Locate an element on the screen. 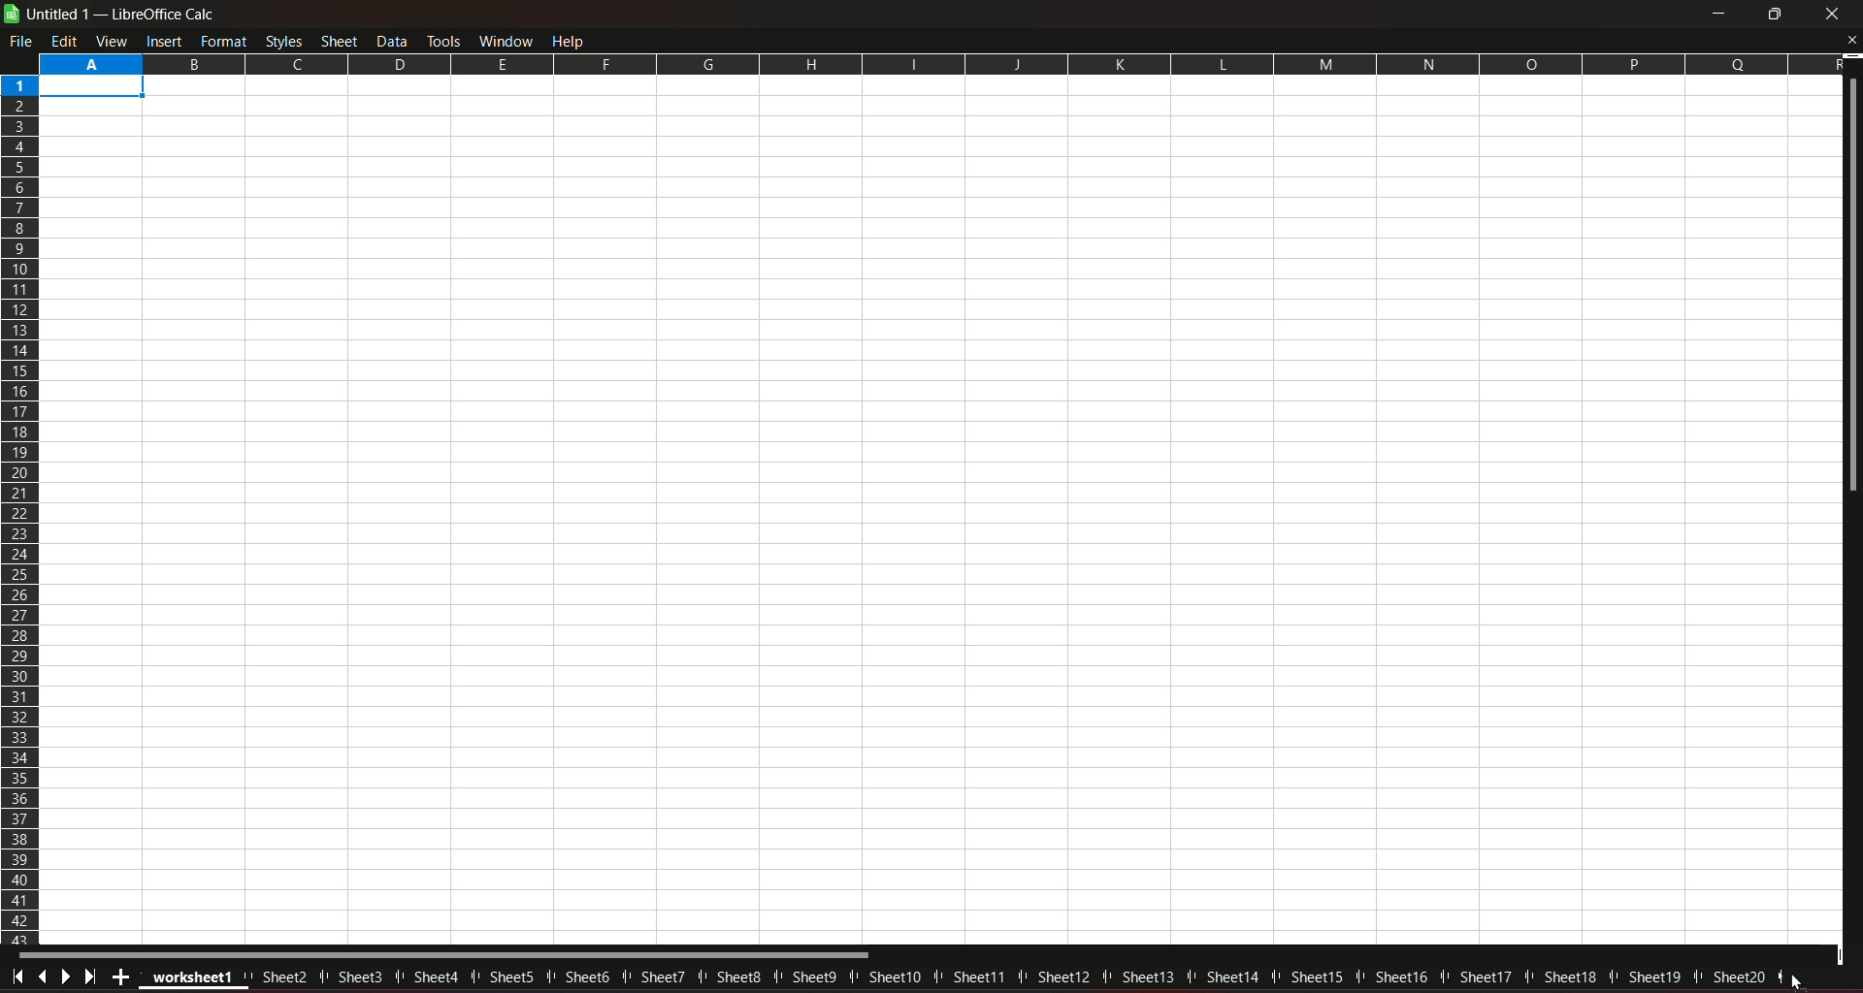 The image size is (1863, 993). First sheet is located at coordinates (19, 975).